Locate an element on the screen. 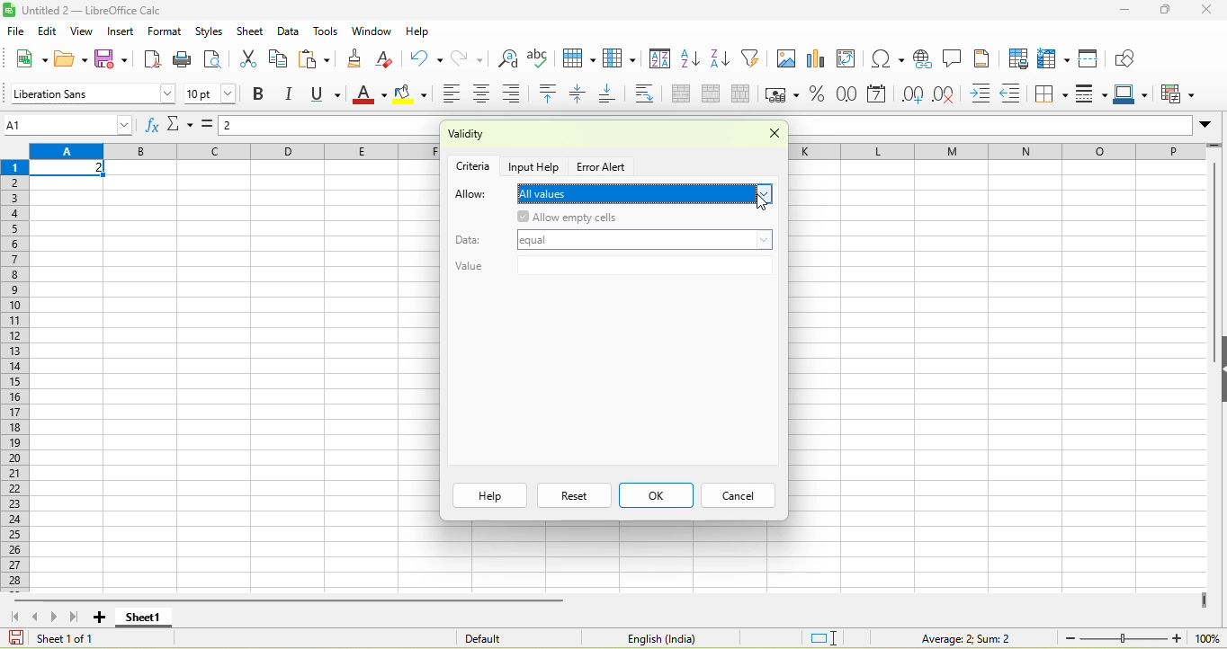 This screenshot has height=649, width=1227. show draw function is located at coordinates (1127, 58).